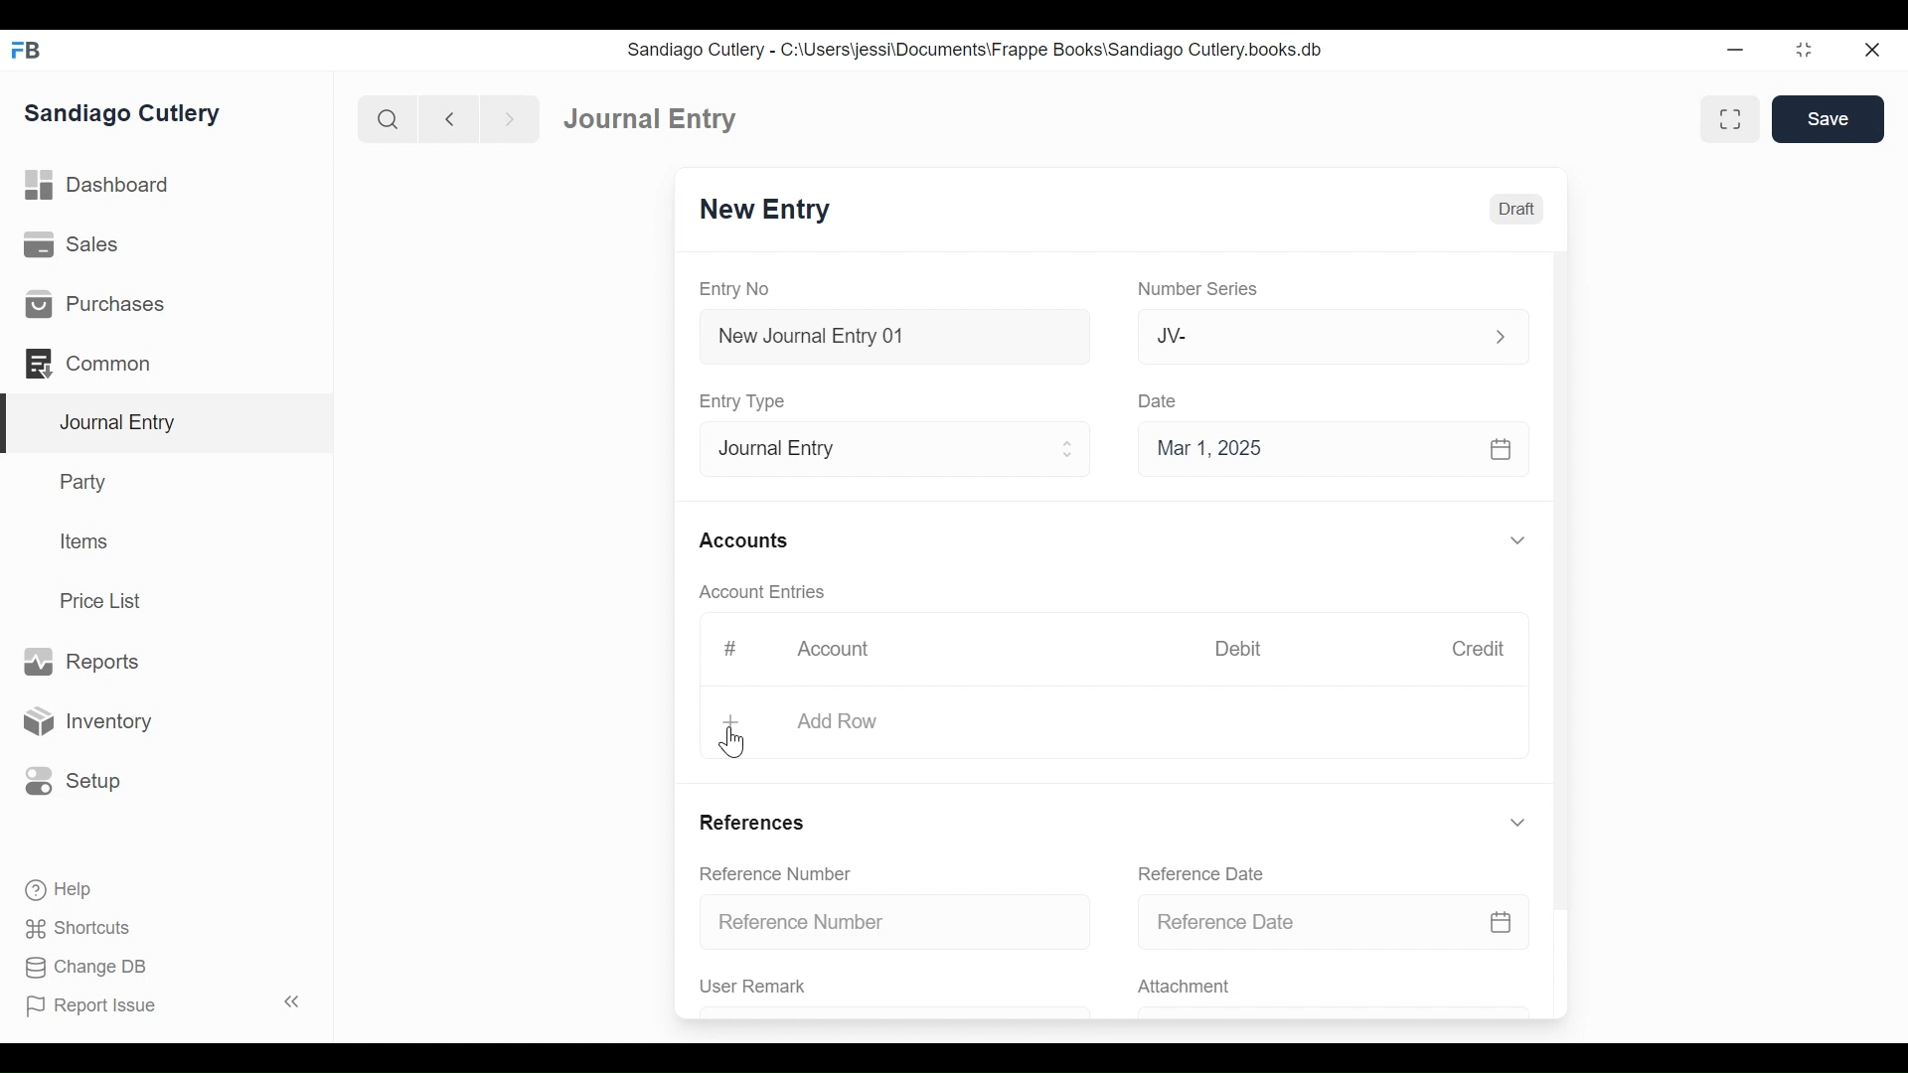 The image size is (1908, 1073). Describe the element at coordinates (893, 991) in the screenshot. I see `User Remark` at that location.